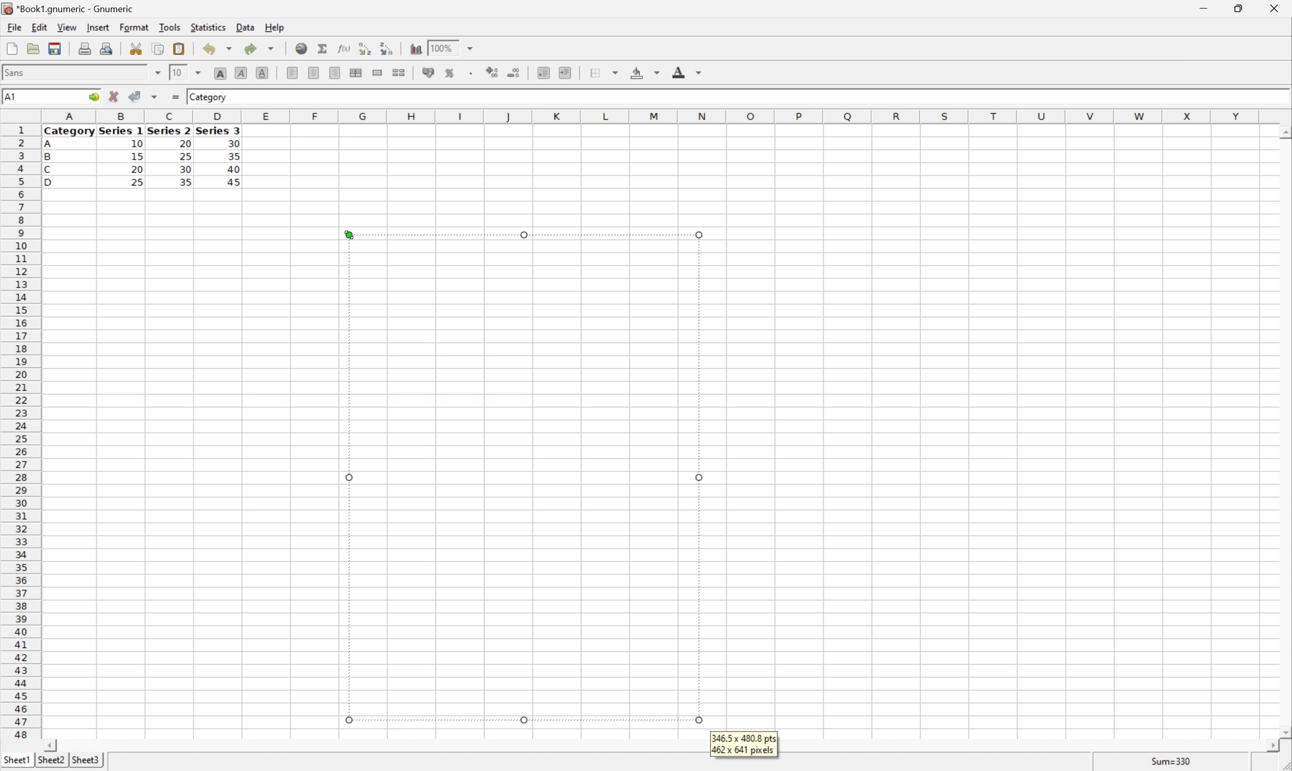 The width and height of the screenshot is (1292, 771). What do you see at coordinates (644, 71) in the screenshot?
I see `Background` at bounding box center [644, 71].